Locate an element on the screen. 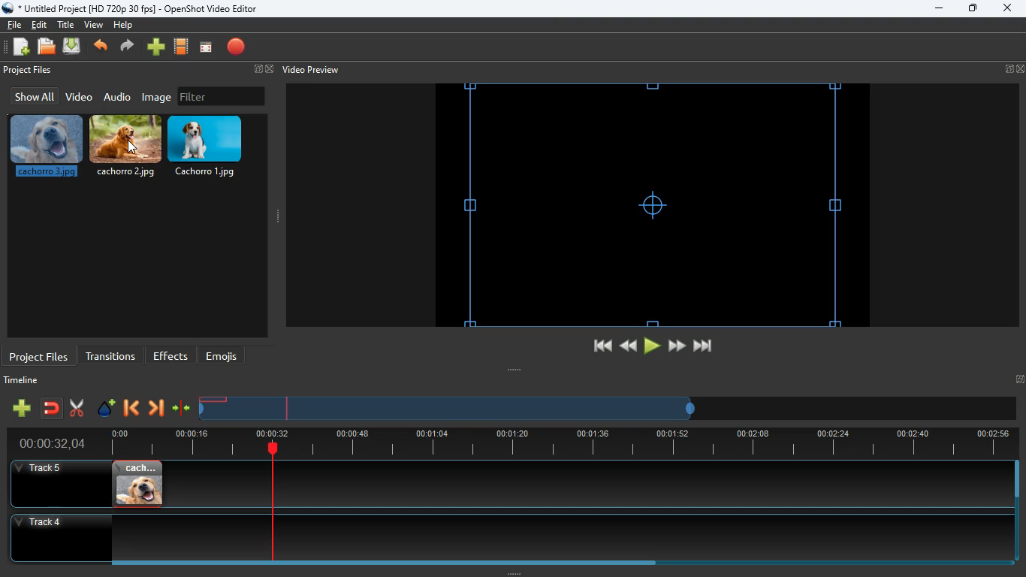  add is located at coordinates (156, 47).